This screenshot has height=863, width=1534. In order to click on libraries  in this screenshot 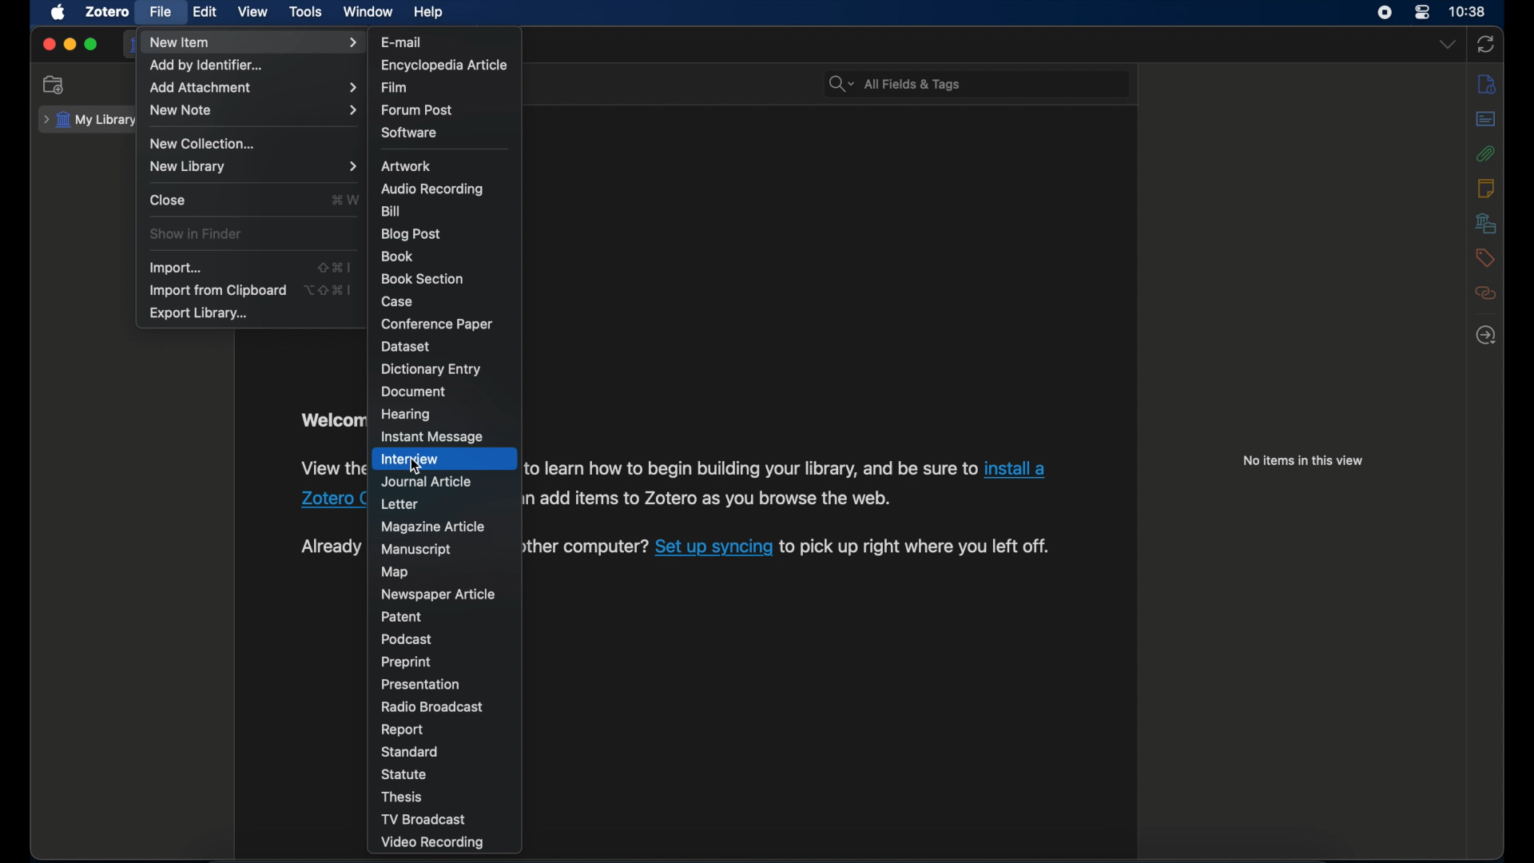, I will do `click(1486, 223)`.